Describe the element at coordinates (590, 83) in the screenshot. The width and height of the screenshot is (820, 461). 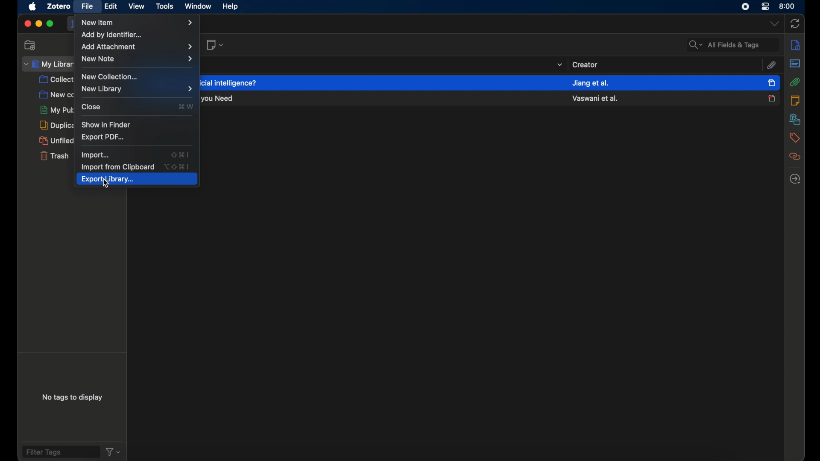
I see `creator name` at that location.